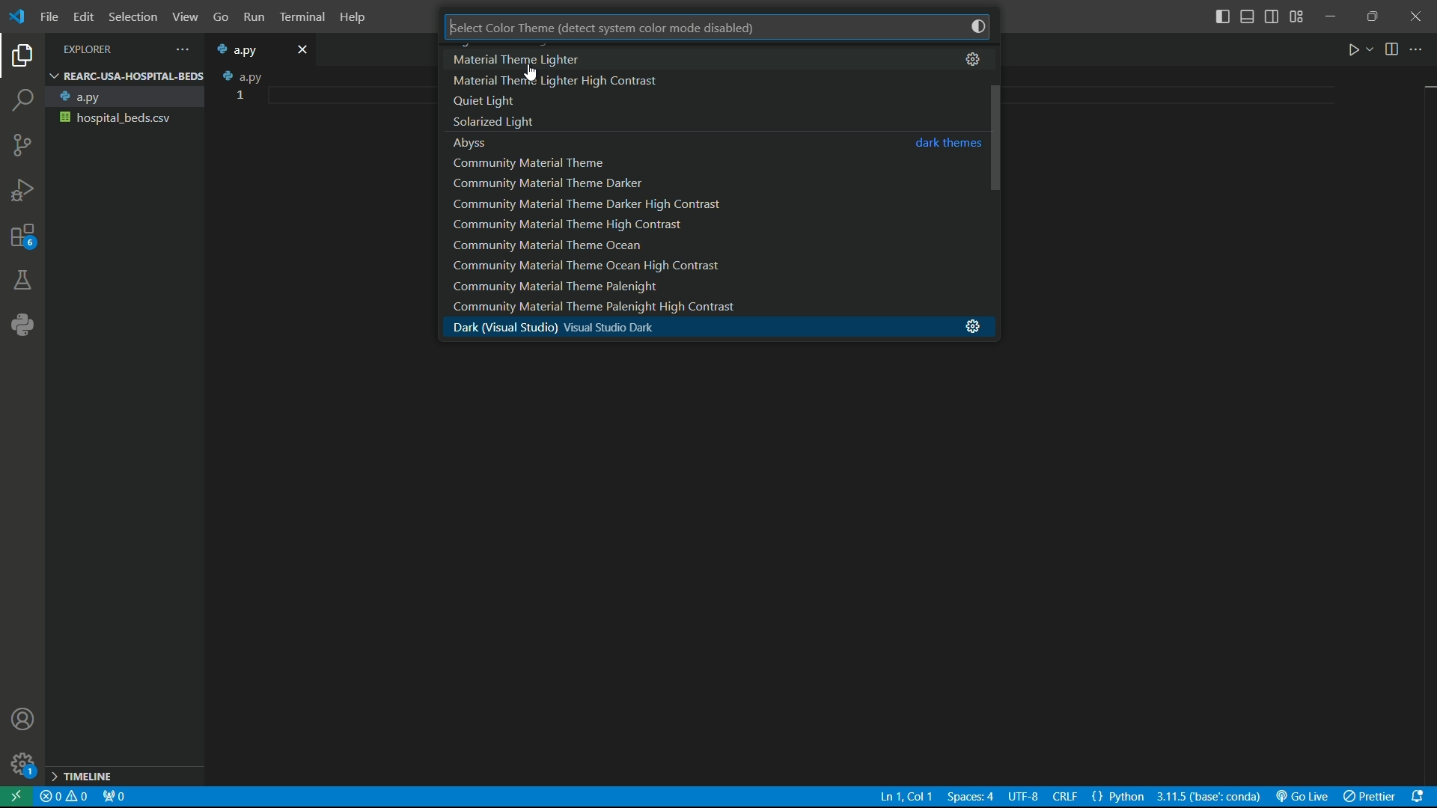  What do you see at coordinates (182, 17) in the screenshot?
I see `view menu` at bounding box center [182, 17].